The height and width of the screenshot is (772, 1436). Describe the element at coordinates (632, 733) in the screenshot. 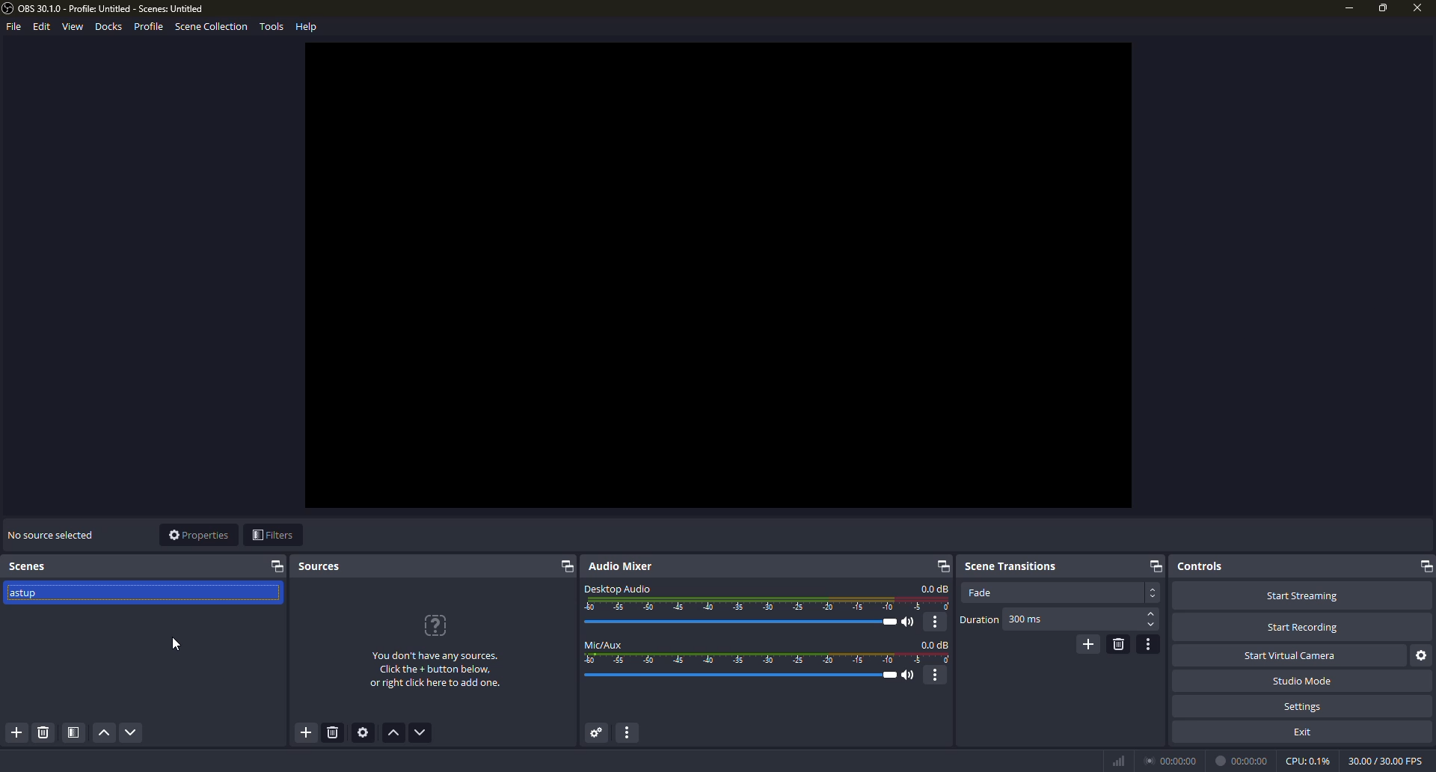

I see `audio mixer menu` at that location.